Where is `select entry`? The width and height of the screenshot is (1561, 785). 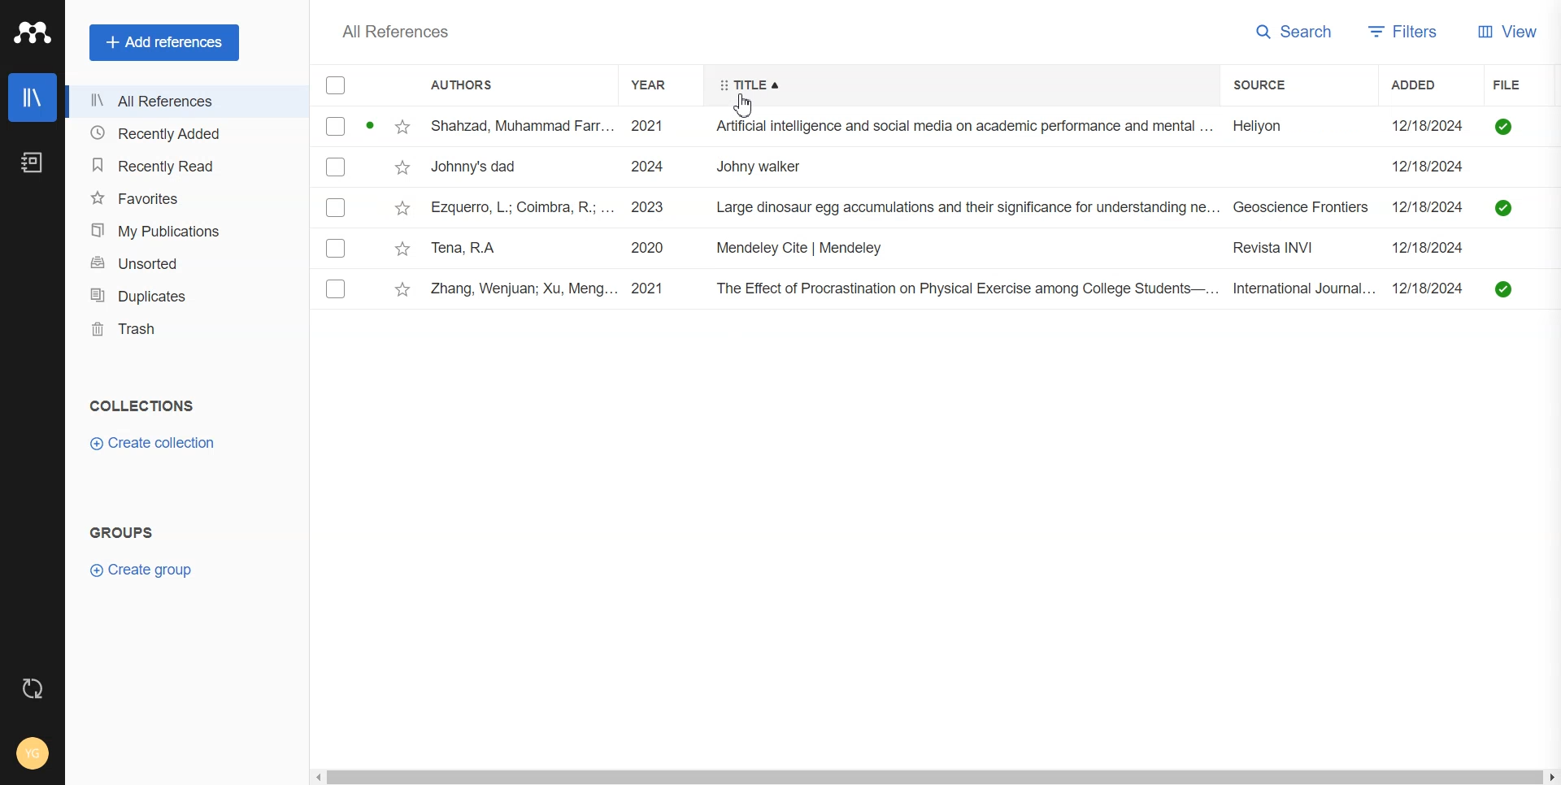 select entry is located at coordinates (335, 289).